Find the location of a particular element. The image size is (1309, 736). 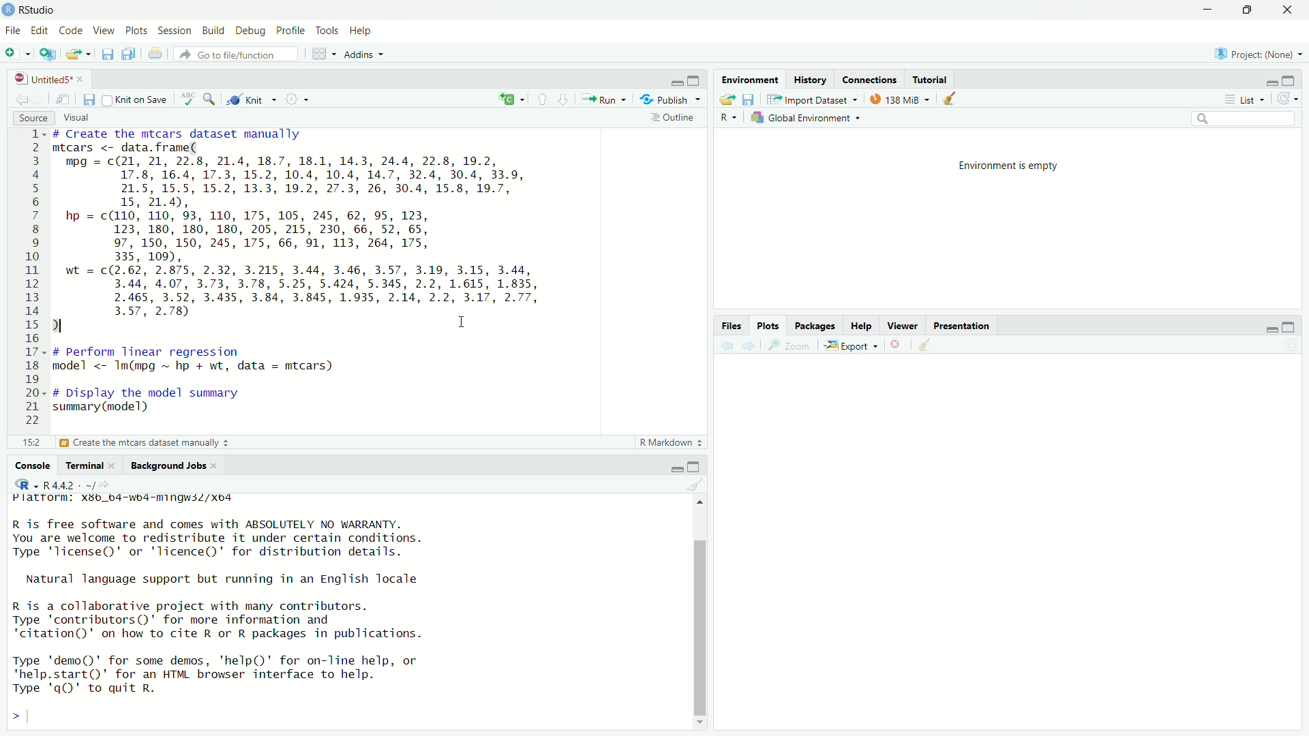

Environment is located at coordinates (749, 80).